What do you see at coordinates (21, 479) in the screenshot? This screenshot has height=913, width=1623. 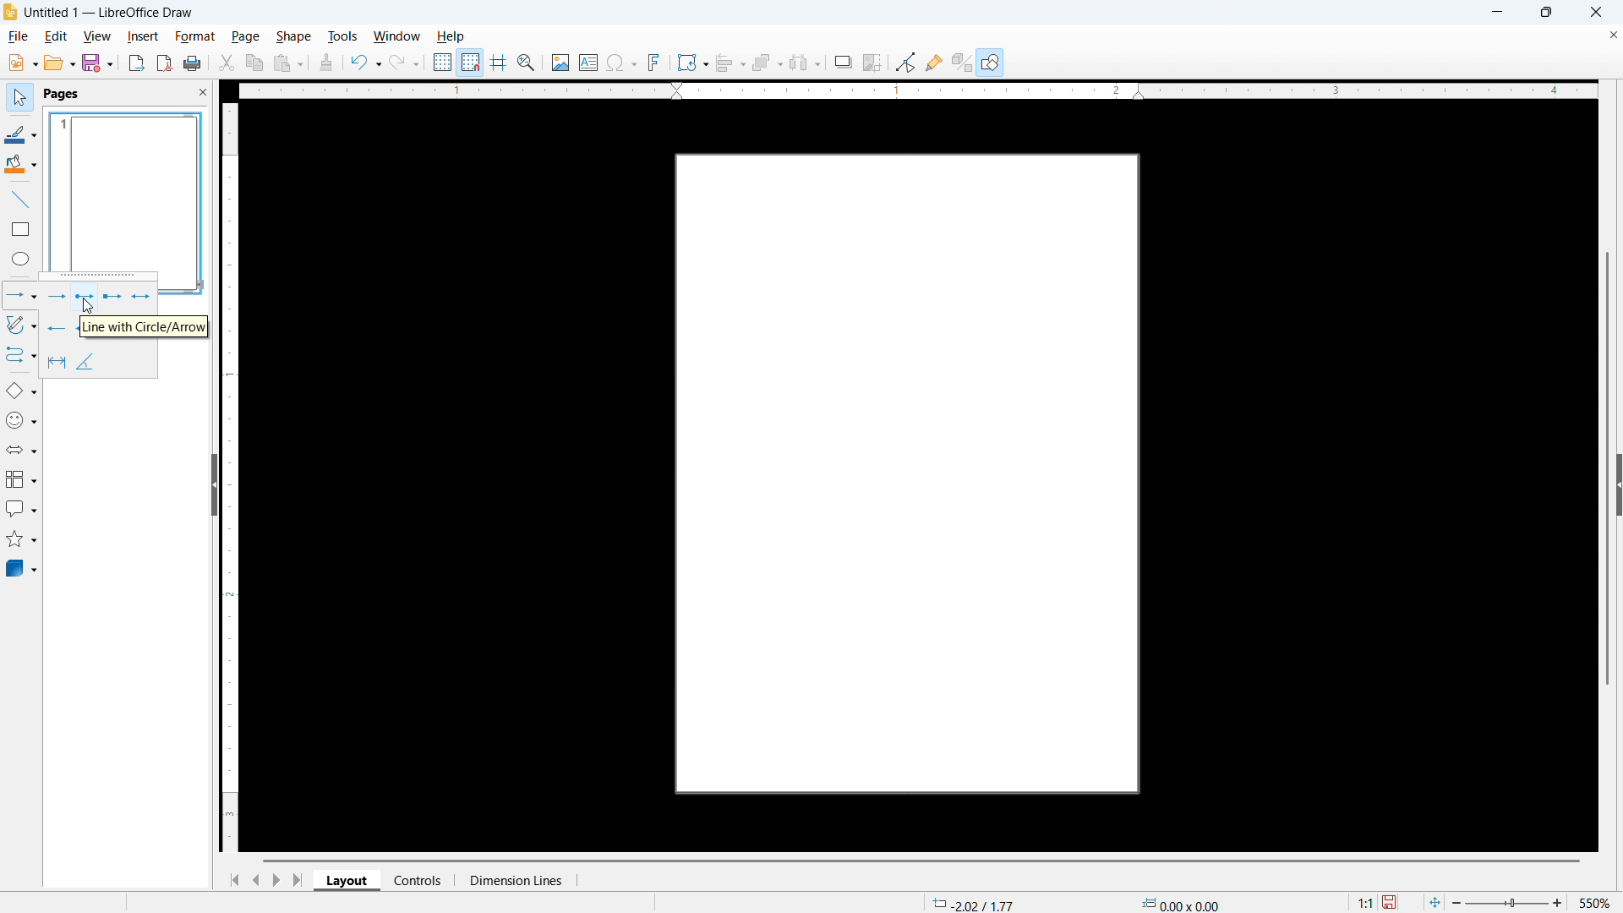 I see `Flow chart ` at bounding box center [21, 479].